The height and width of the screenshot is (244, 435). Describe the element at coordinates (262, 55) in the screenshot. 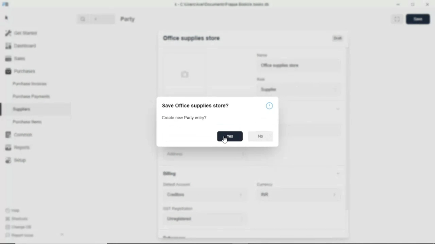

I see `Name` at that location.